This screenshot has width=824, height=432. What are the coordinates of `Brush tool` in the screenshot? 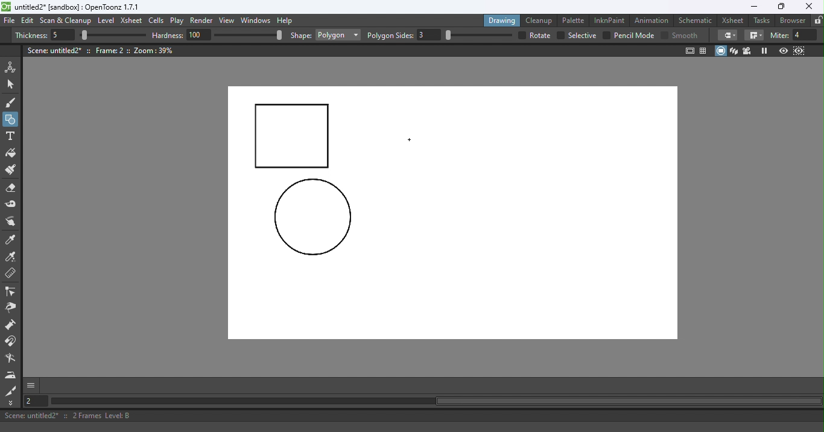 It's located at (13, 102).